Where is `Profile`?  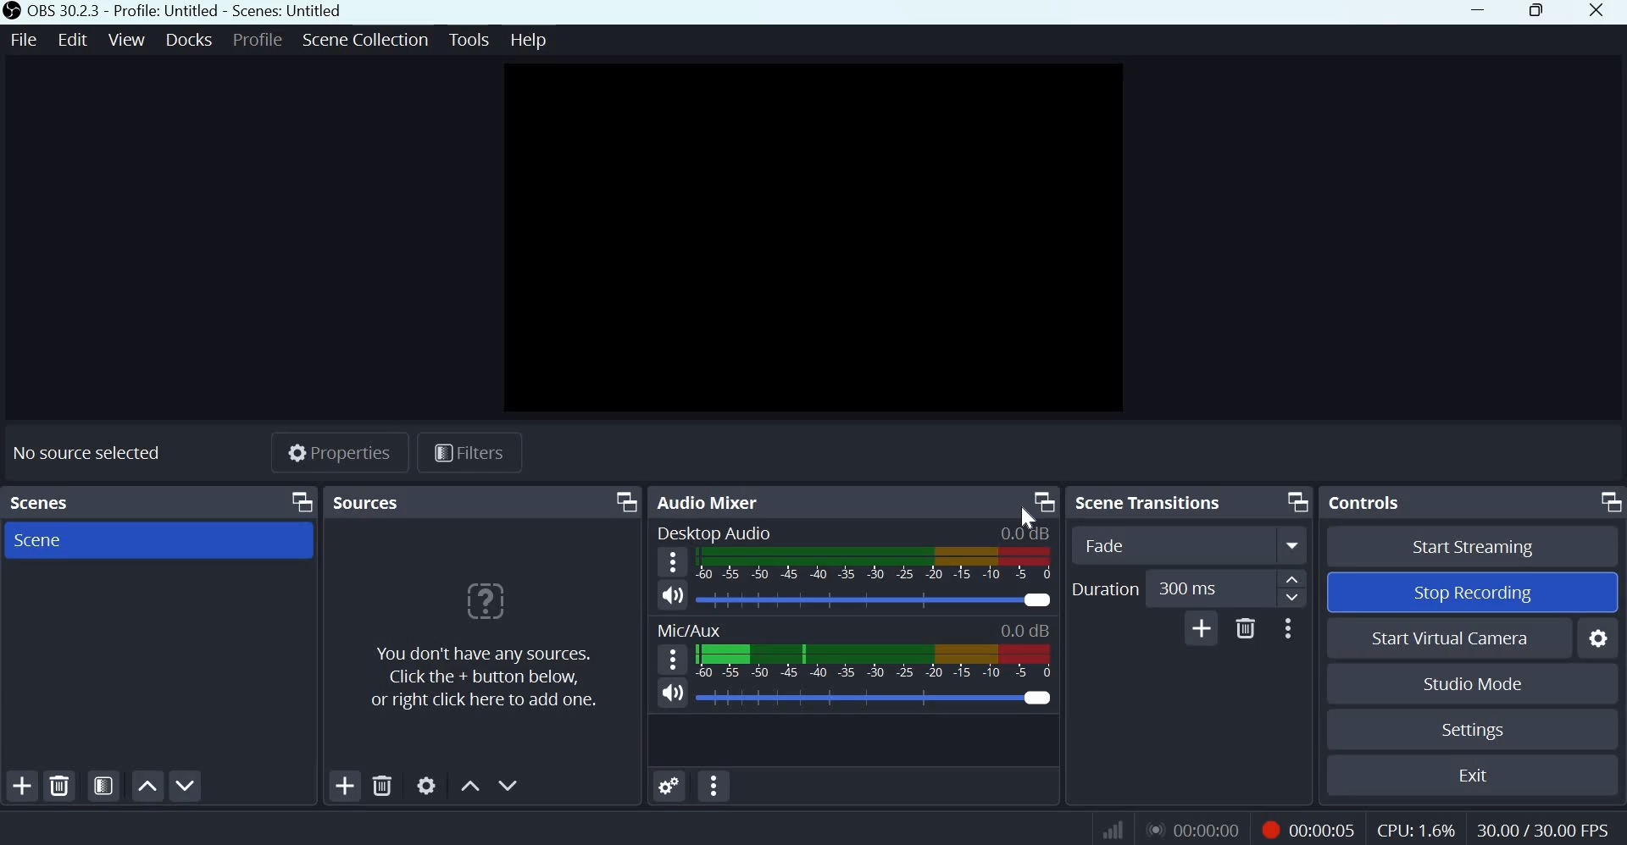
Profile is located at coordinates (256, 41).